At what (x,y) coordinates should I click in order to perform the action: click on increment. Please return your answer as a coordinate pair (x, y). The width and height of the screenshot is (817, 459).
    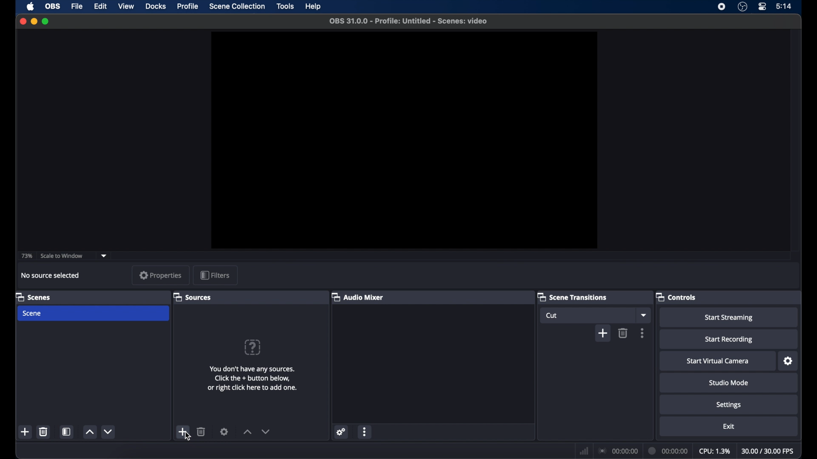
    Looking at the image, I should click on (90, 432).